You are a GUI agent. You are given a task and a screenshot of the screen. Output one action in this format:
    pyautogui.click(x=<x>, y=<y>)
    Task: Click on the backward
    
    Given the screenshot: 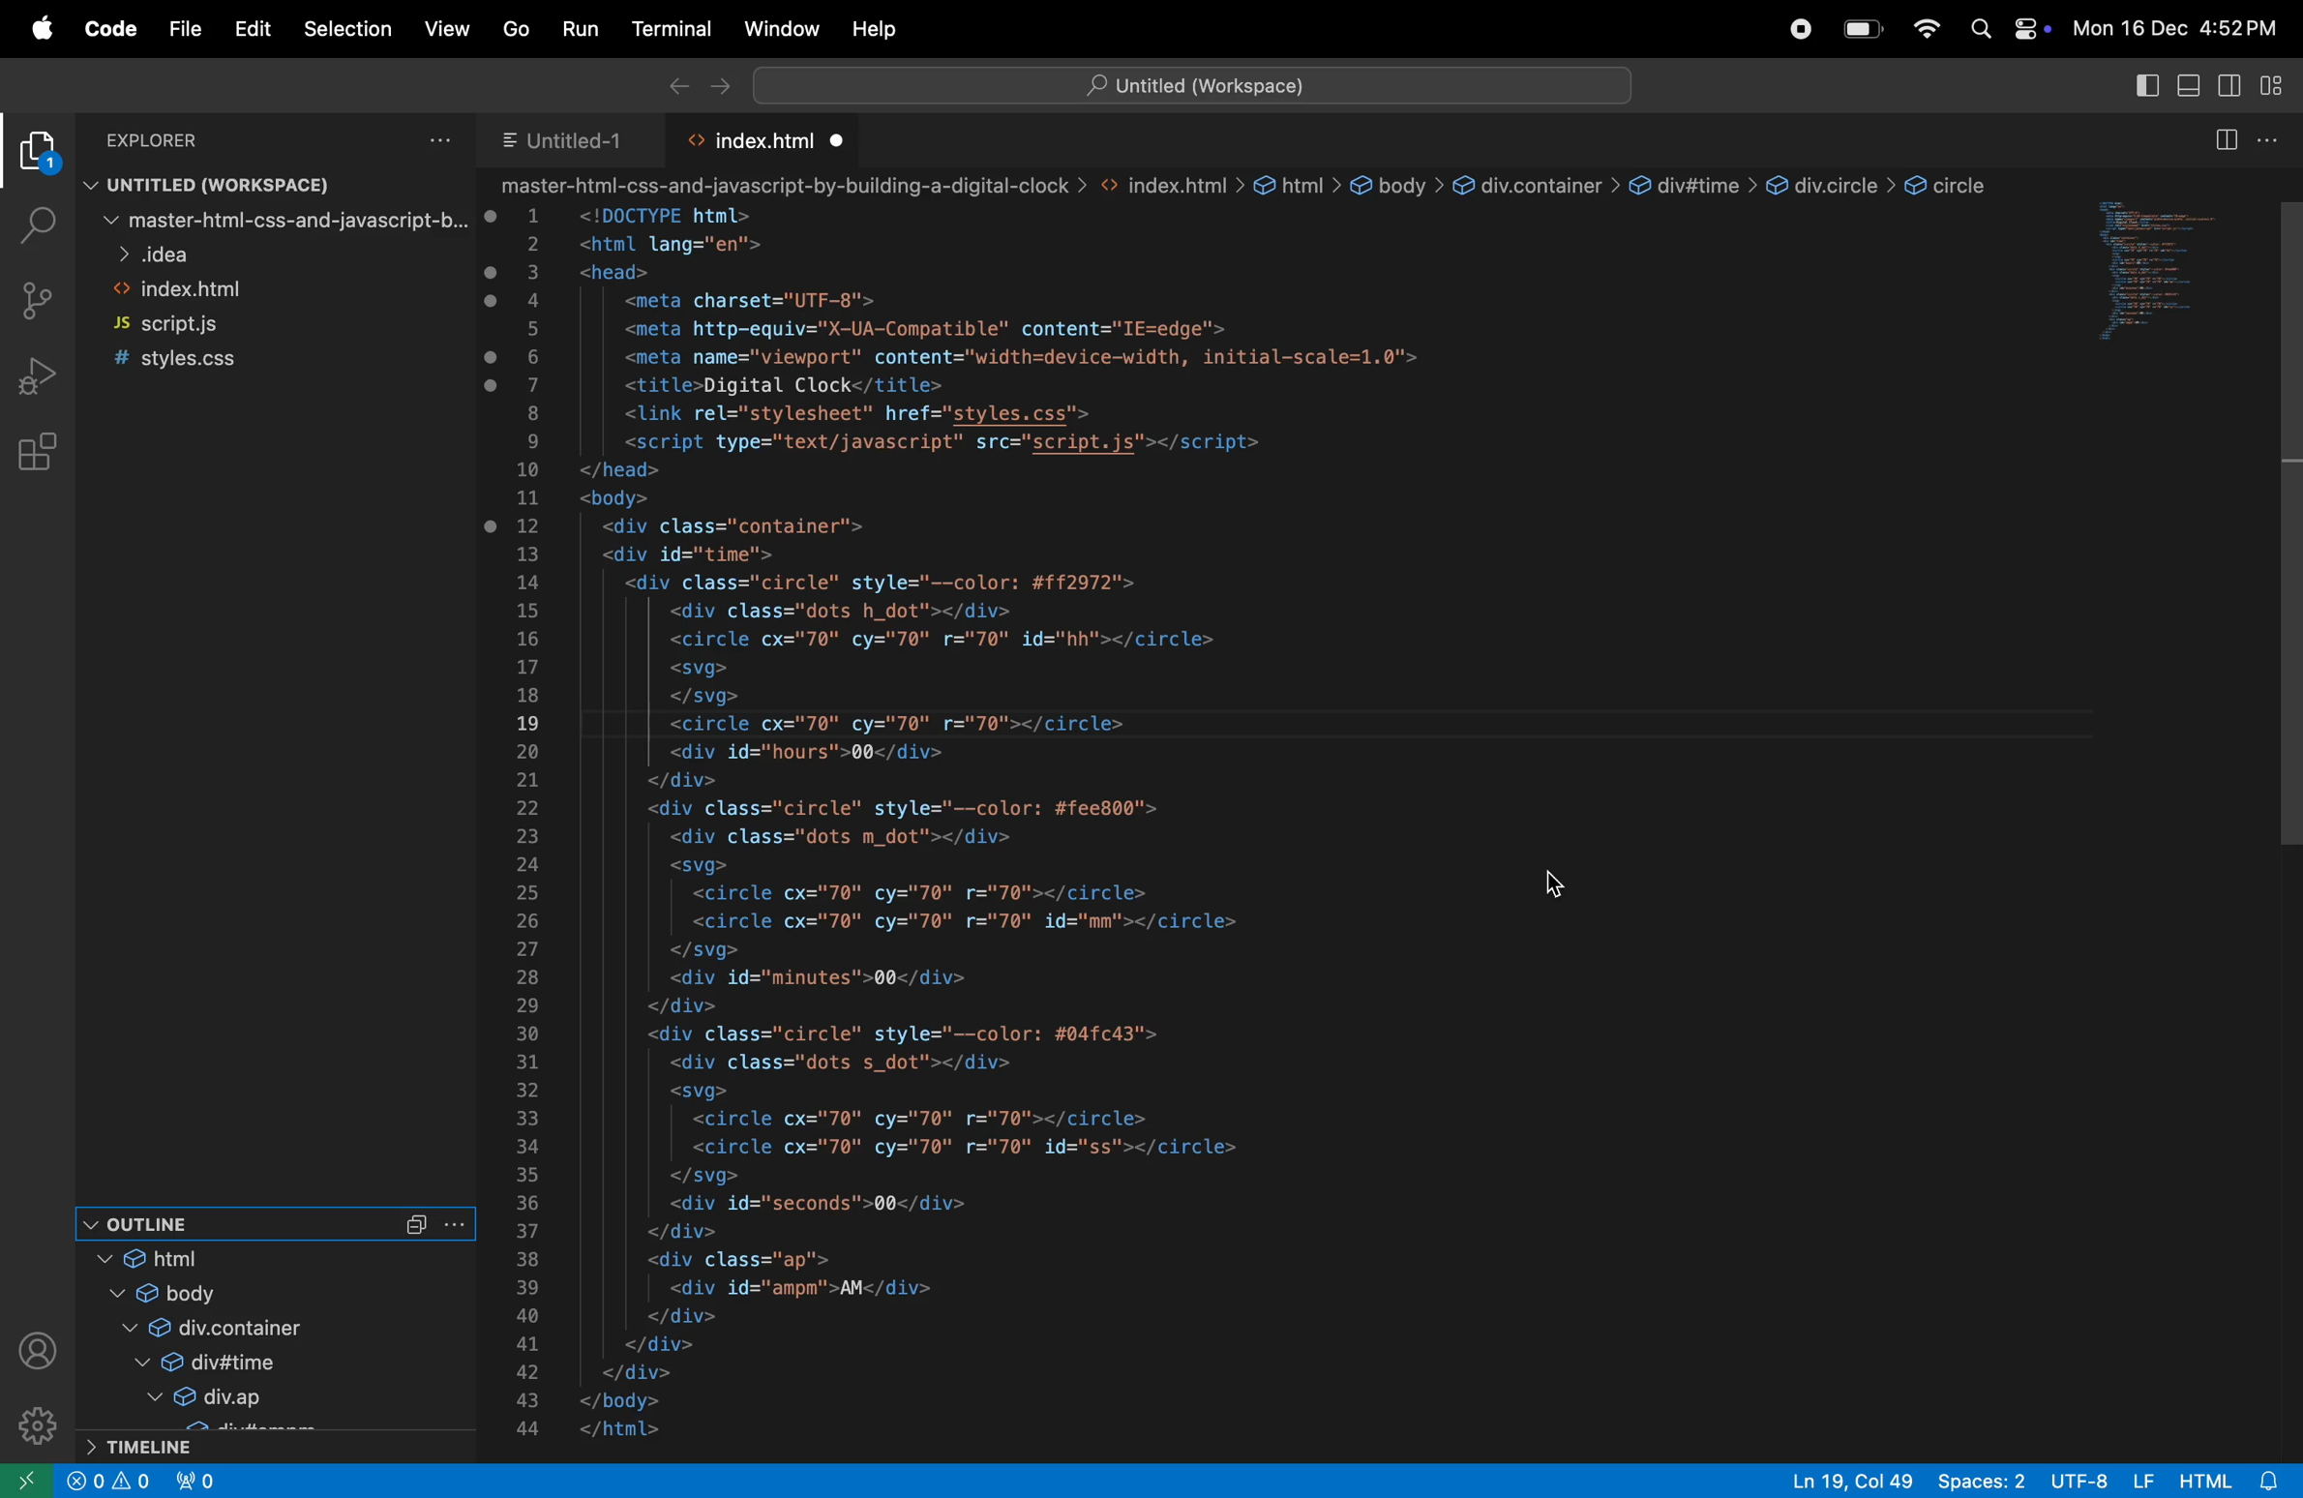 What is the action you would take?
    pyautogui.click(x=675, y=84)
    